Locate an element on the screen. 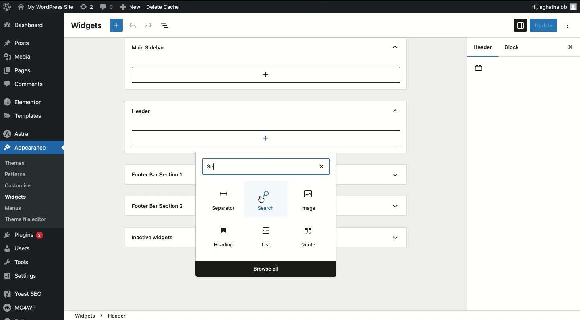 This screenshot has width=580, height=320. Heading is located at coordinates (224, 236).